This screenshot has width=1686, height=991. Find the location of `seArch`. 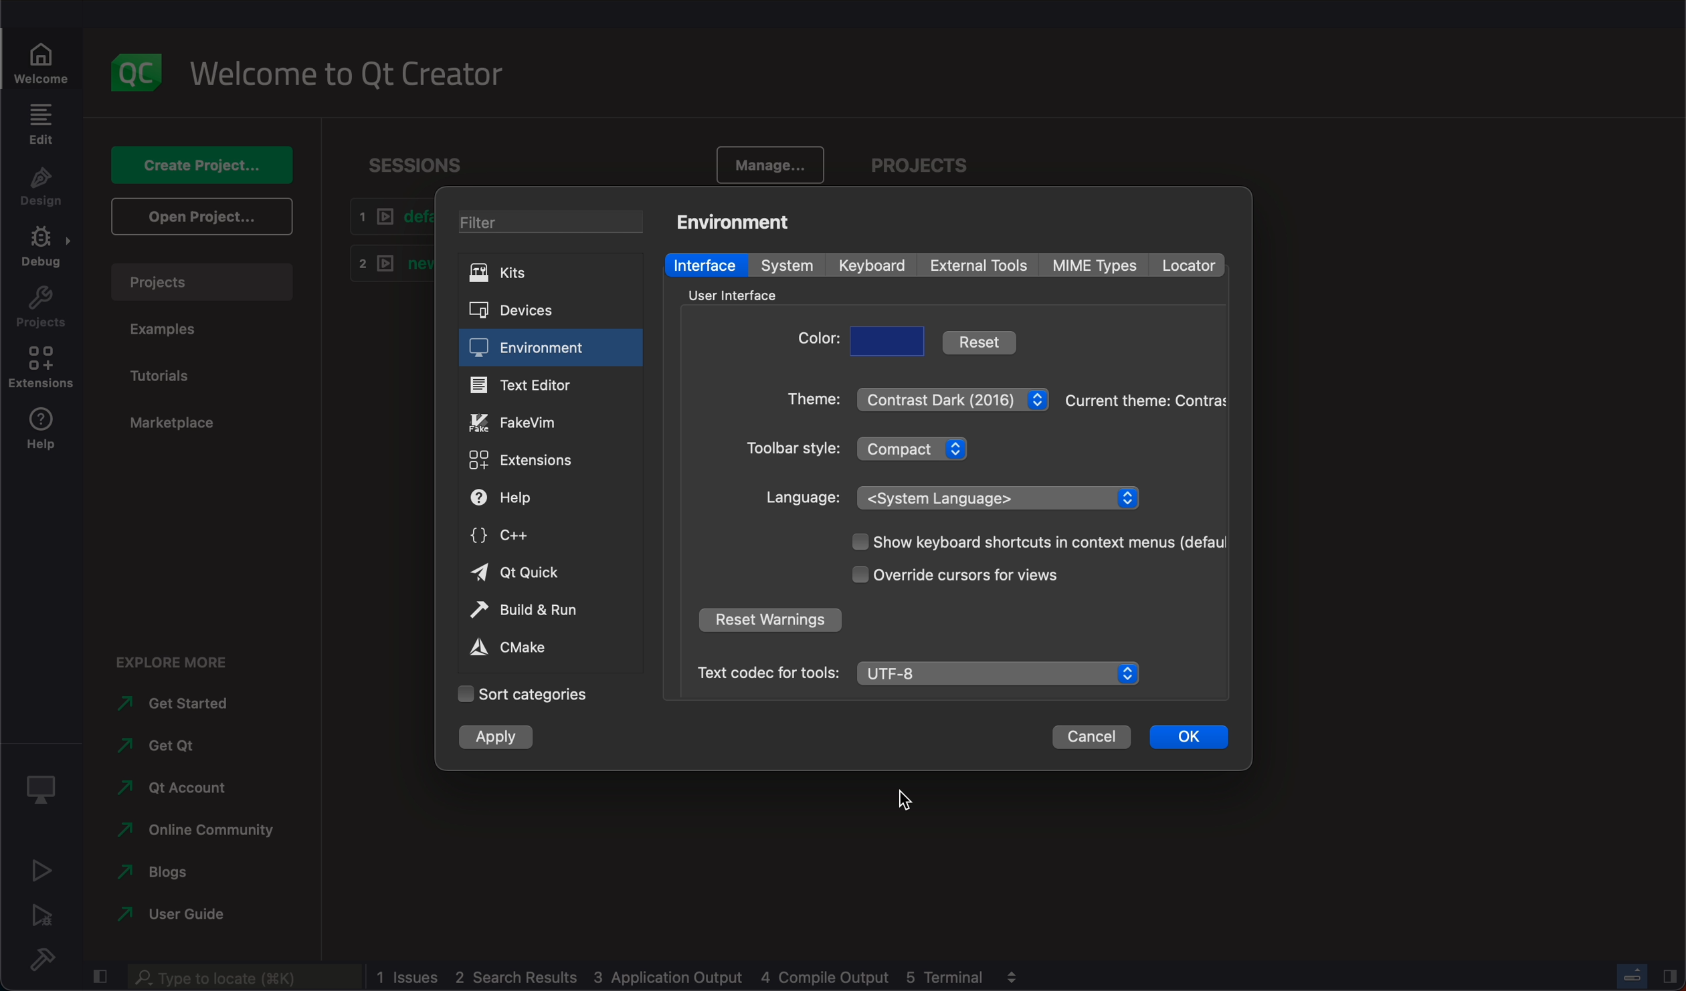

seArch is located at coordinates (241, 977).